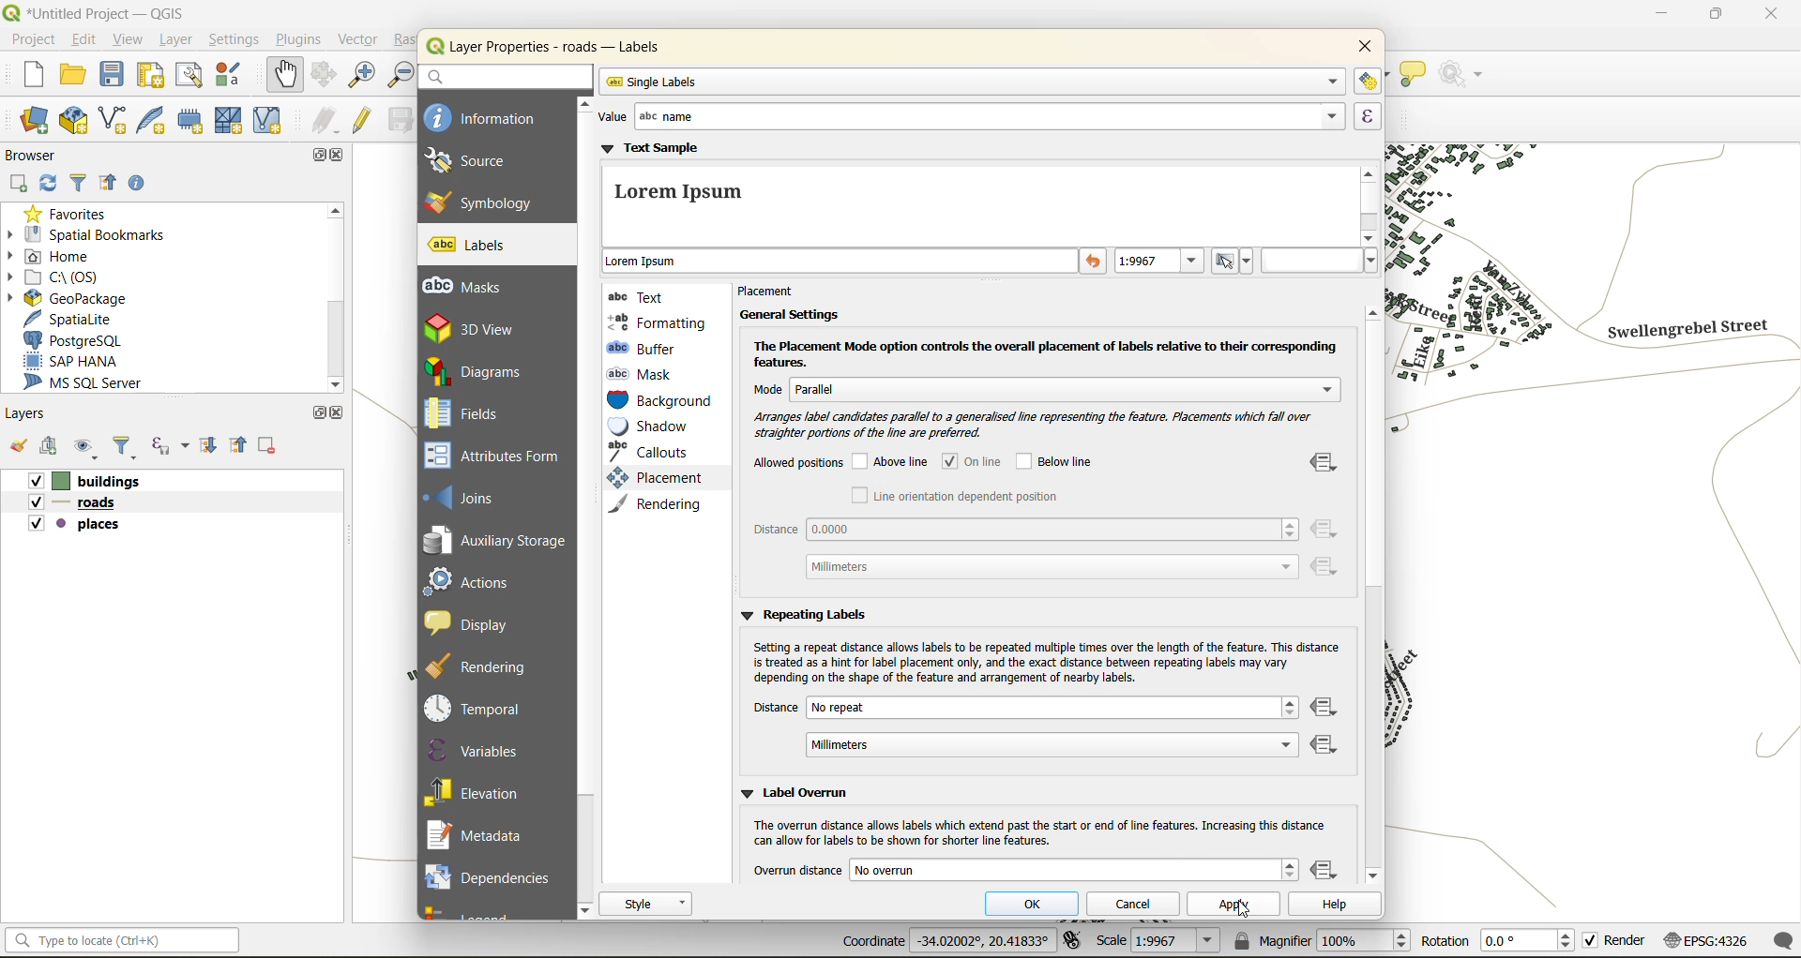 Image resolution: width=1801 pixels, height=958 pixels. I want to click on new, so click(26, 75).